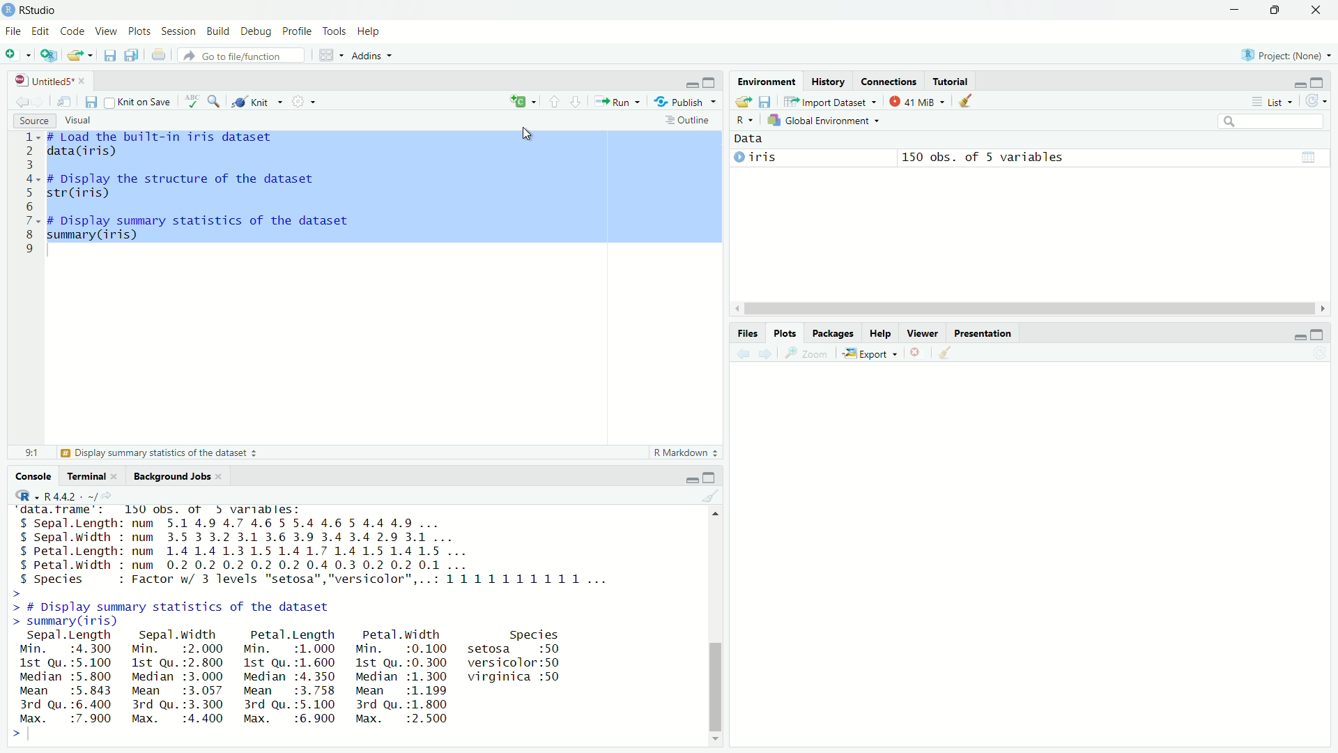 The width and height of the screenshot is (1338, 753). What do you see at coordinates (713, 494) in the screenshot?
I see `Clear` at bounding box center [713, 494].